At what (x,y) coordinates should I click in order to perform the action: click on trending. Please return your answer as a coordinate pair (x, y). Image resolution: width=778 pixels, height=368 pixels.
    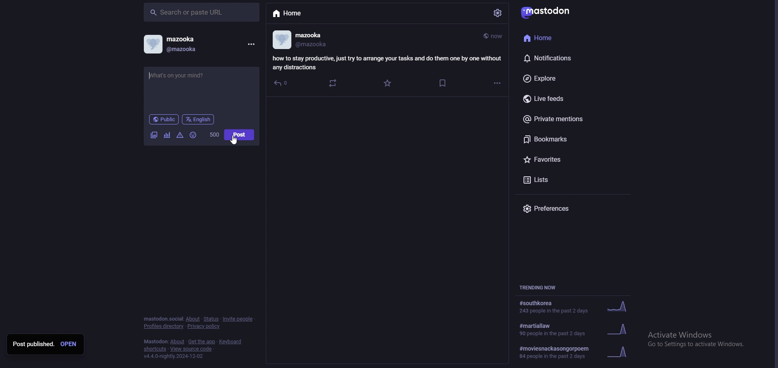
    Looking at the image, I should click on (578, 306).